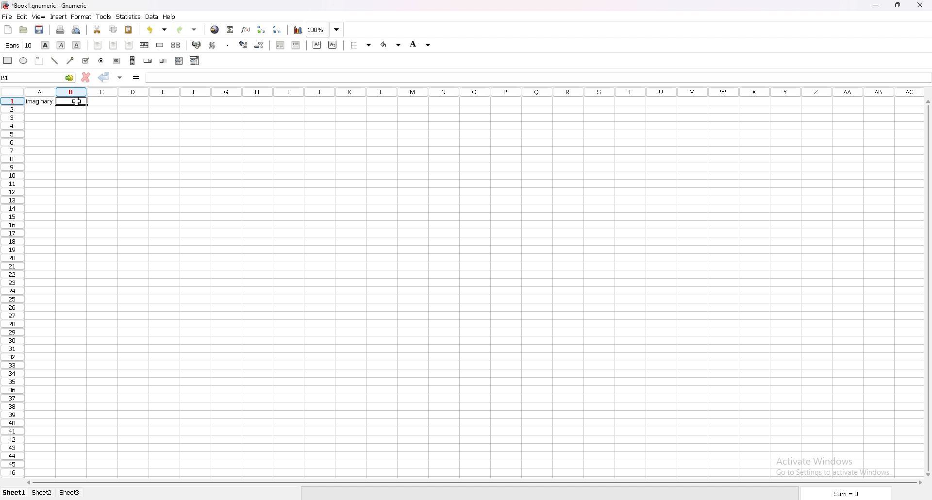  I want to click on edit, so click(22, 17).